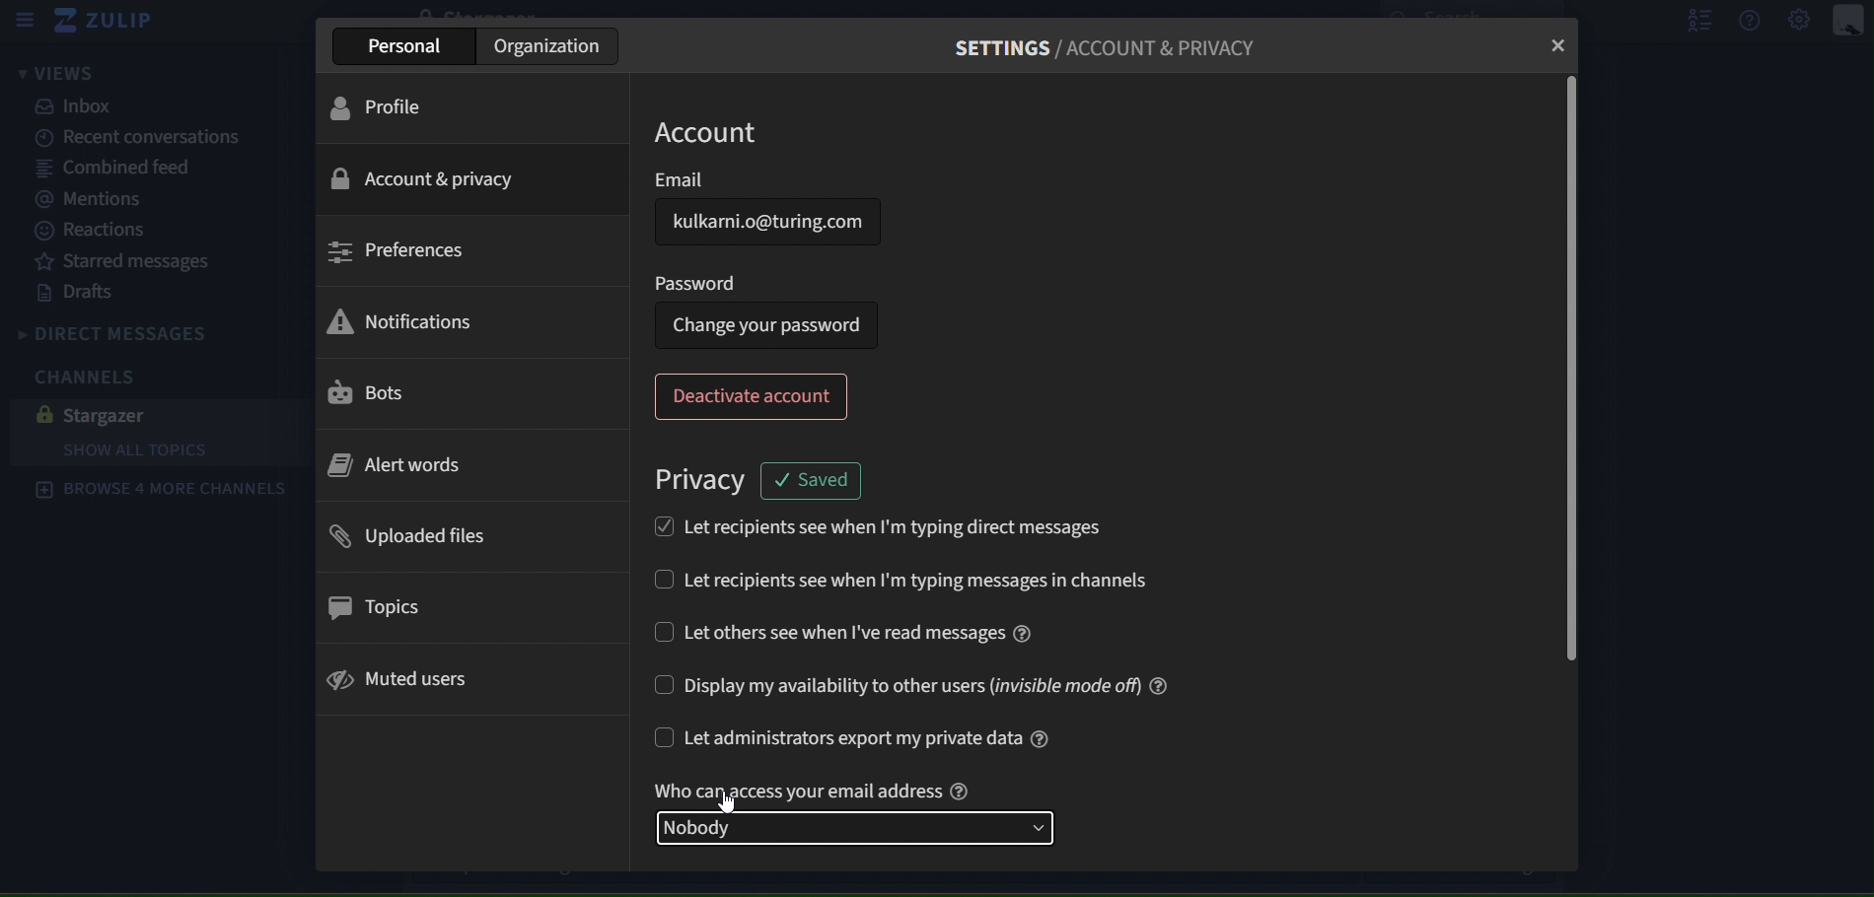  I want to click on let recipients see when Im typing direct messages, so click(877, 524).